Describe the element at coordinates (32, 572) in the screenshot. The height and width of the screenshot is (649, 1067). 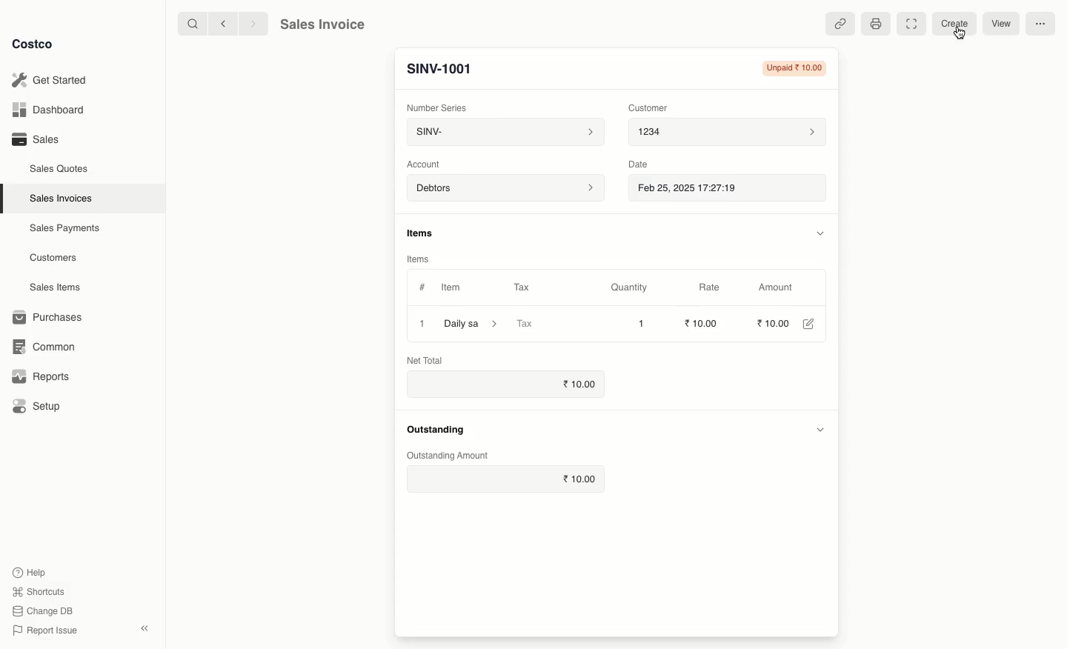
I see `Help` at that location.